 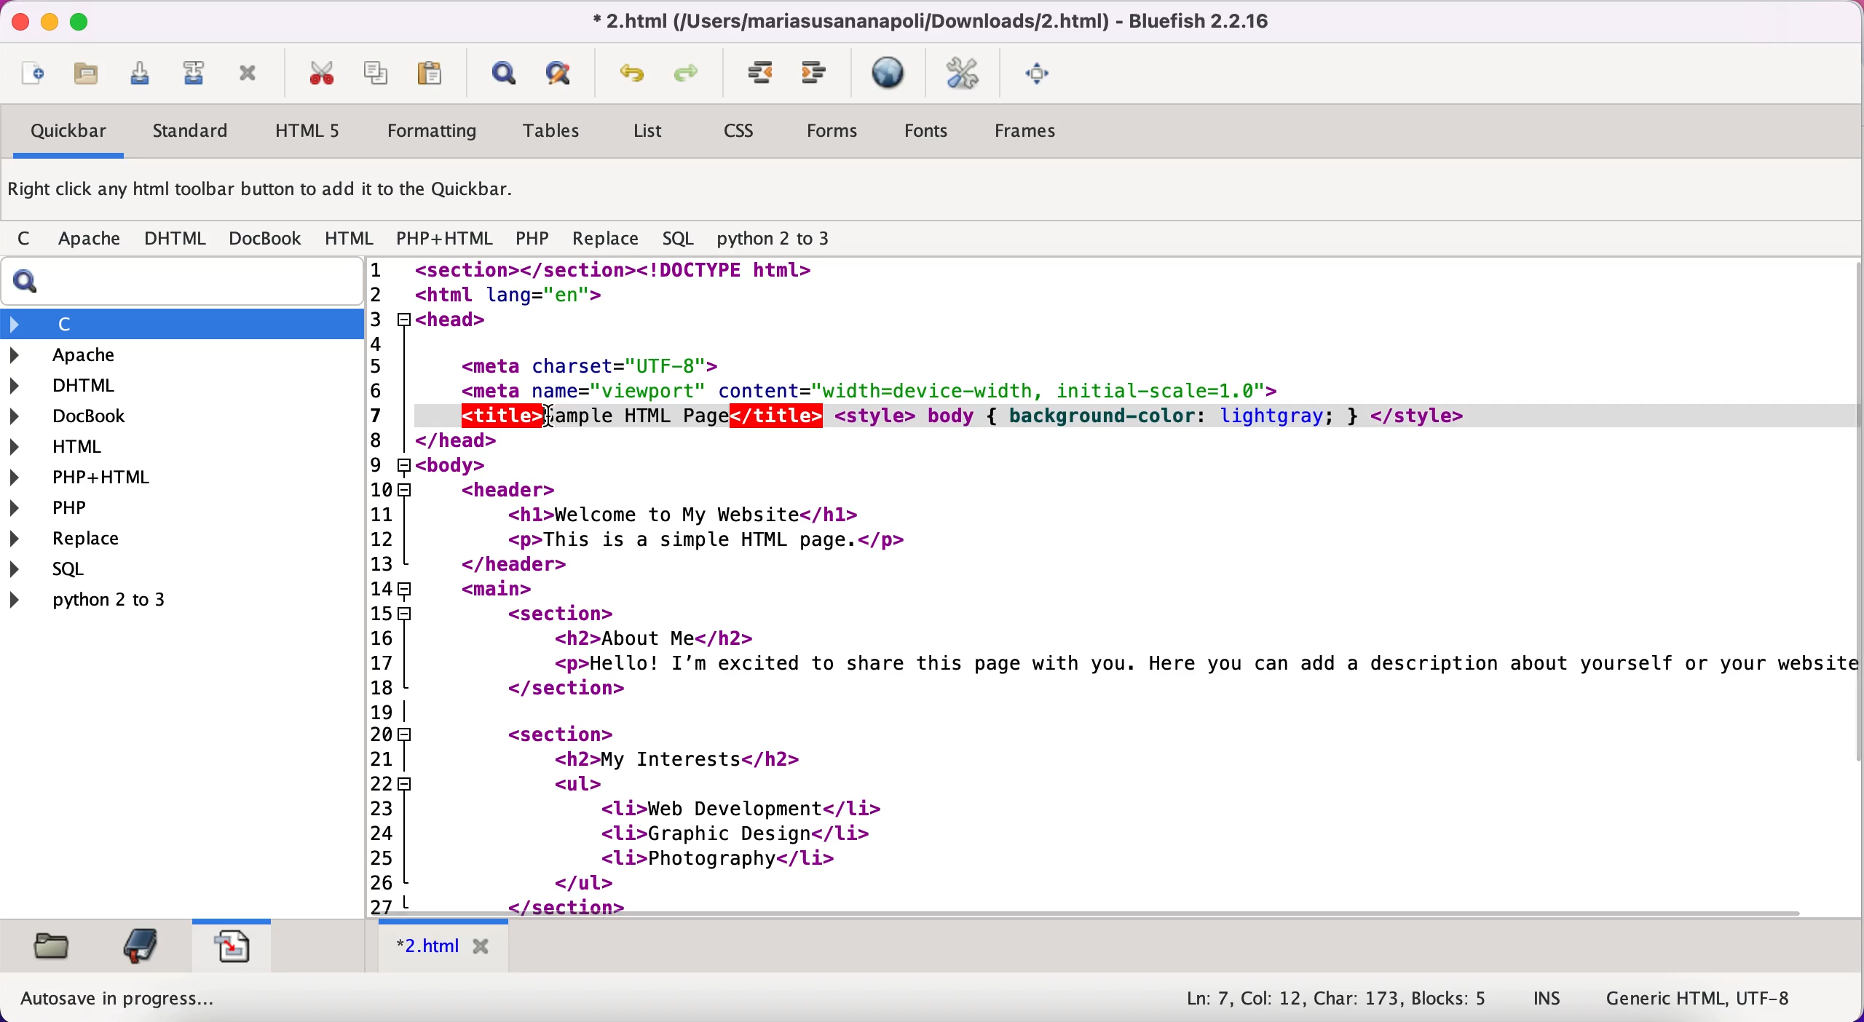 What do you see at coordinates (606, 242) in the screenshot?
I see `replace` at bounding box center [606, 242].